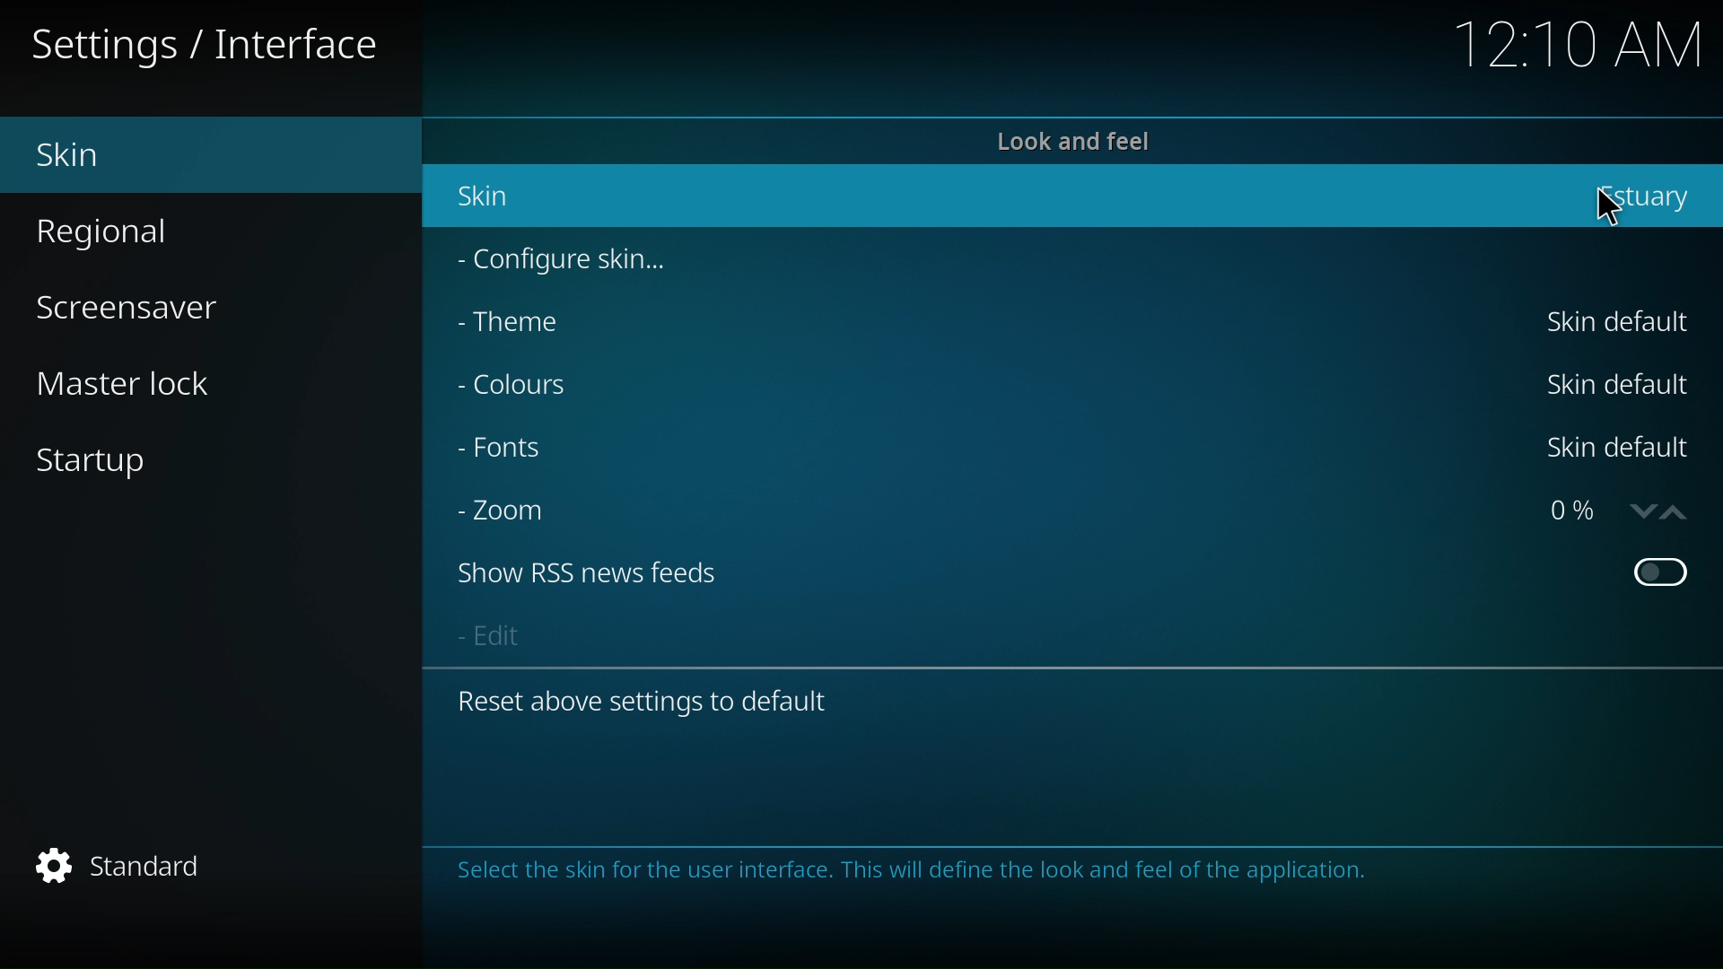  I want to click on 12:10 AM, so click(1579, 46).